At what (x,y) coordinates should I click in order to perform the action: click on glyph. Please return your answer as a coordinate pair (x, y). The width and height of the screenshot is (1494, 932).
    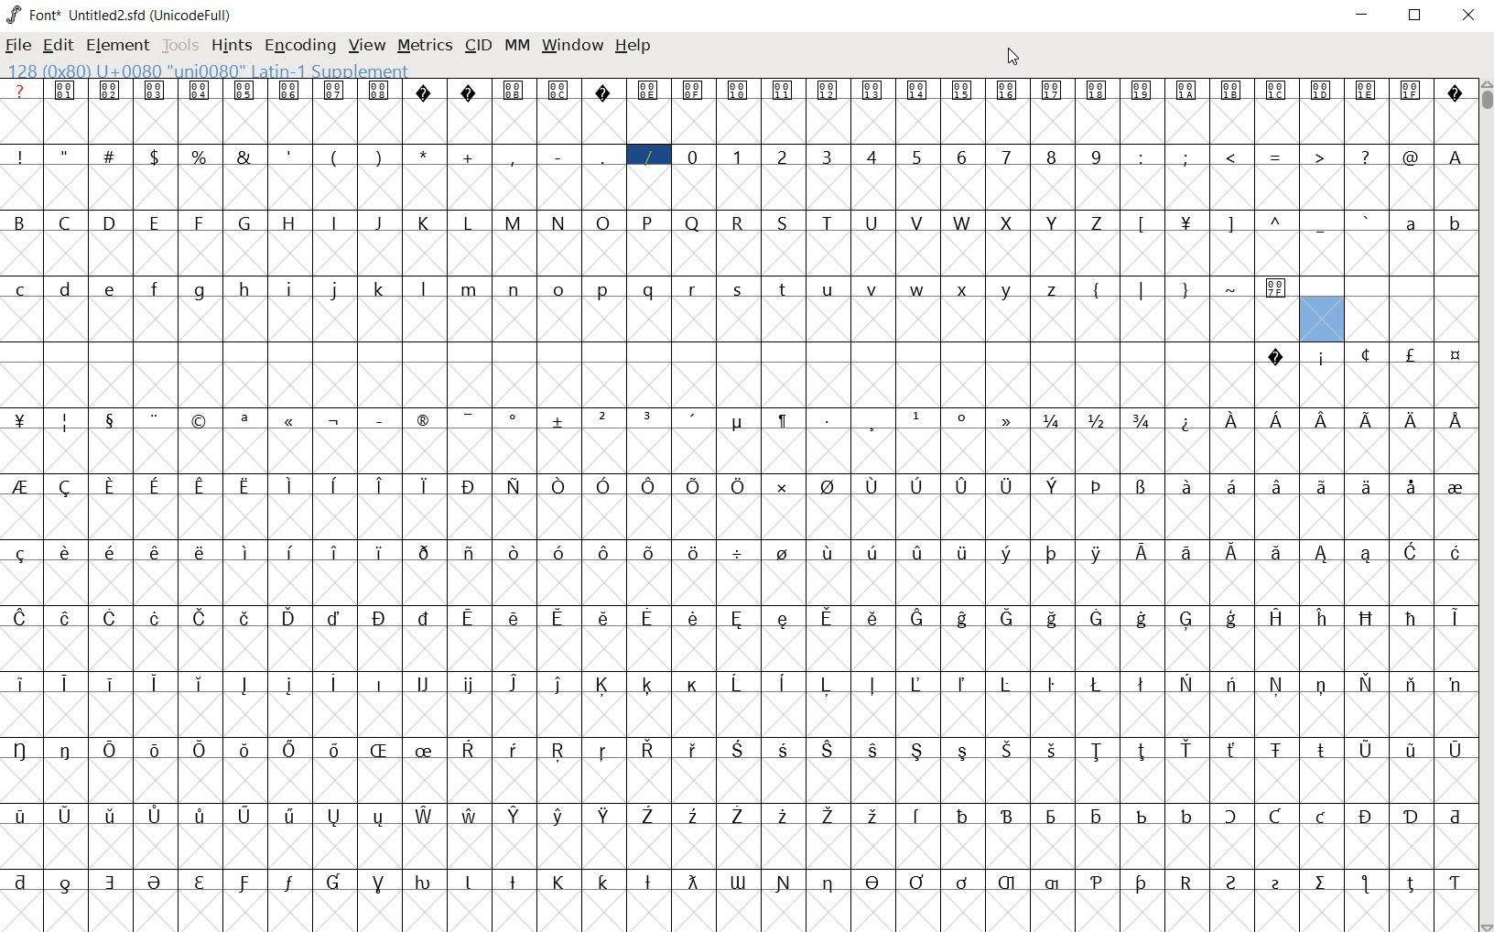
    Looking at the image, I should click on (782, 92).